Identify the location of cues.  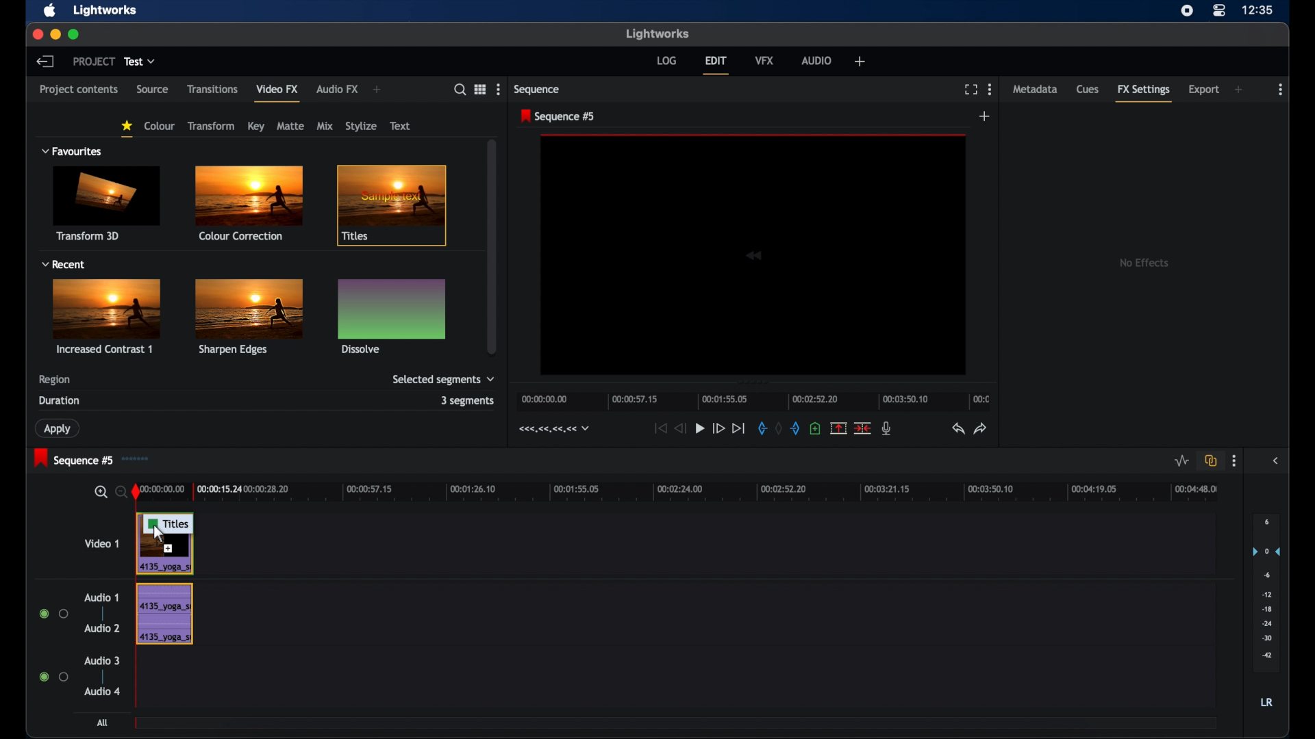
(1088, 90).